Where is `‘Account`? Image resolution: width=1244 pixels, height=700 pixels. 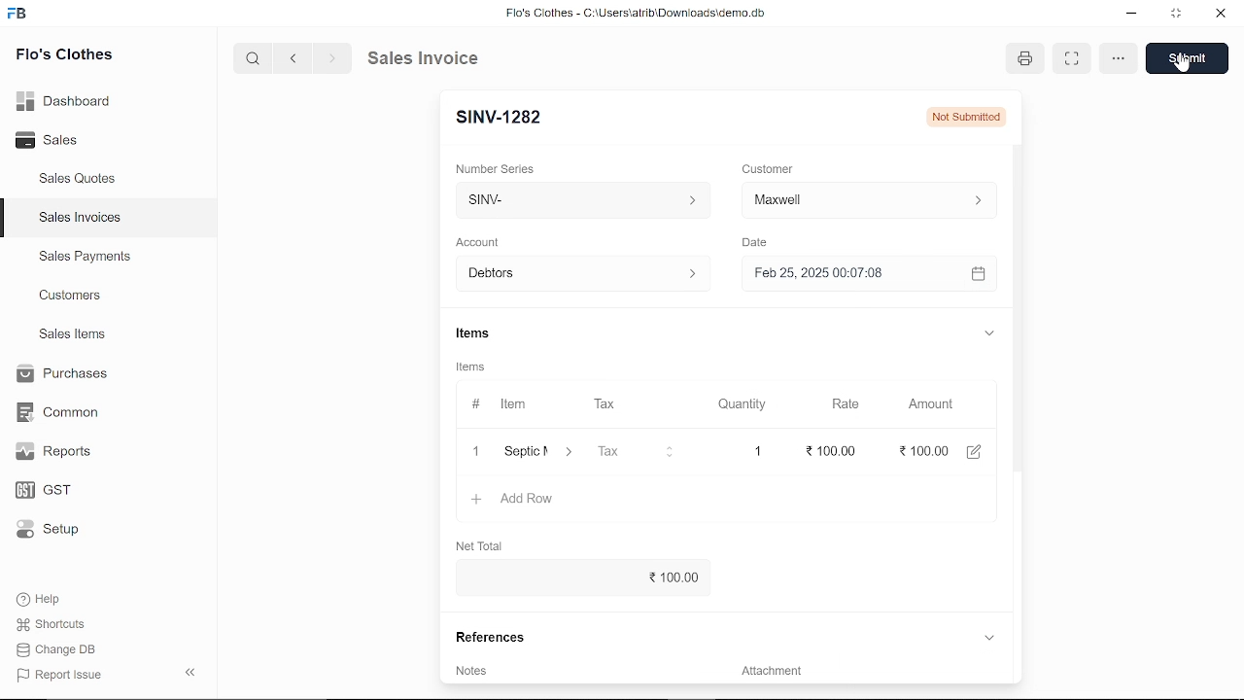
‘Account is located at coordinates (477, 241).